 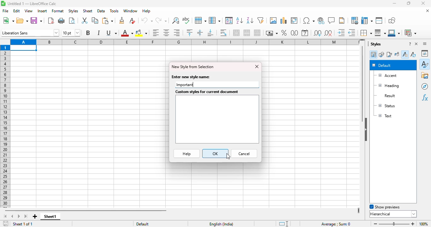 What do you see at coordinates (239, 20) in the screenshot?
I see `sort ascending` at bounding box center [239, 20].